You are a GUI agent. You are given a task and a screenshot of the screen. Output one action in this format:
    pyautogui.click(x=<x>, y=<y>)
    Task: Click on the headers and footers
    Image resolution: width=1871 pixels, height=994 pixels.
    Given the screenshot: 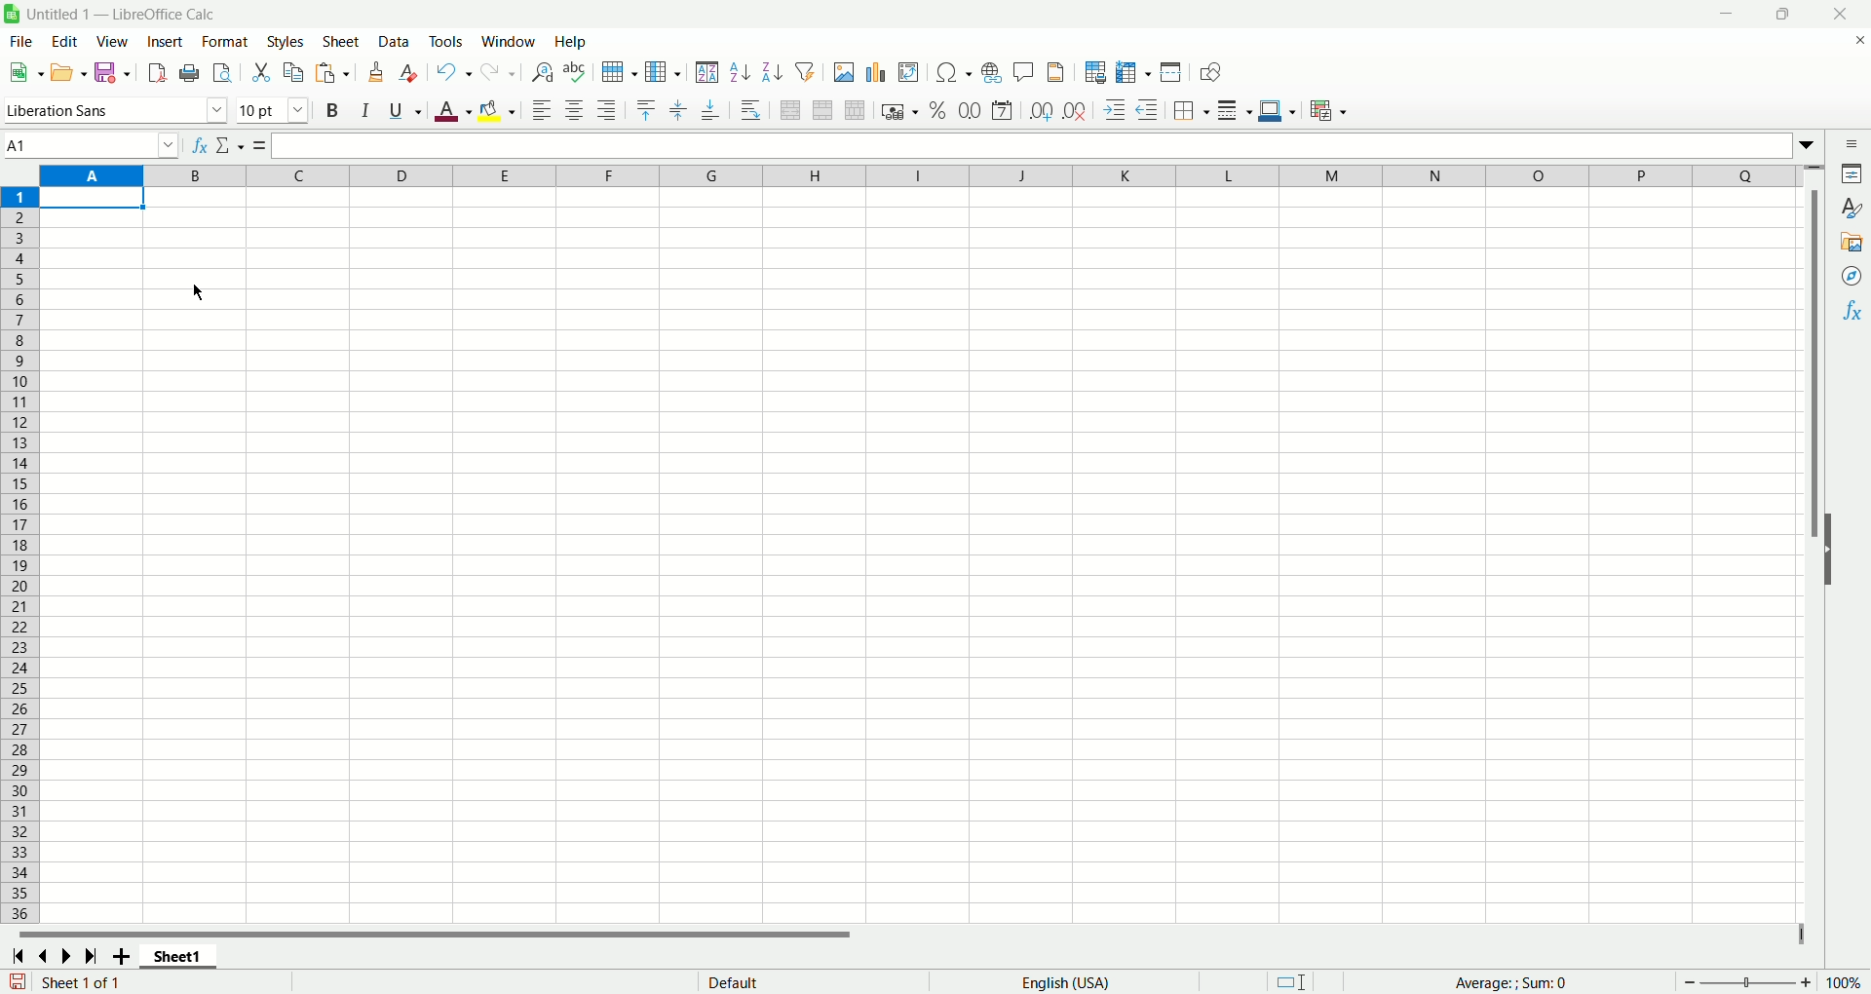 What is the action you would take?
    pyautogui.click(x=1059, y=72)
    